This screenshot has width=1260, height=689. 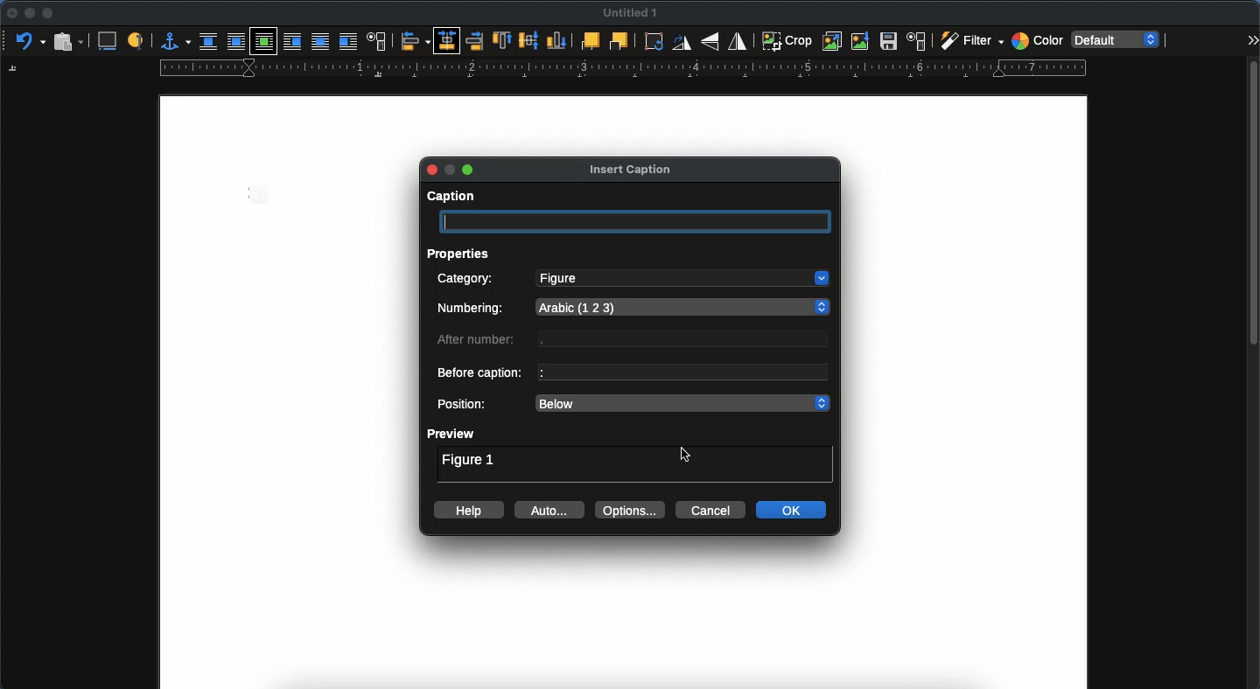 What do you see at coordinates (470, 171) in the screenshot?
I see `maximize` at bounding box center [470, 171].